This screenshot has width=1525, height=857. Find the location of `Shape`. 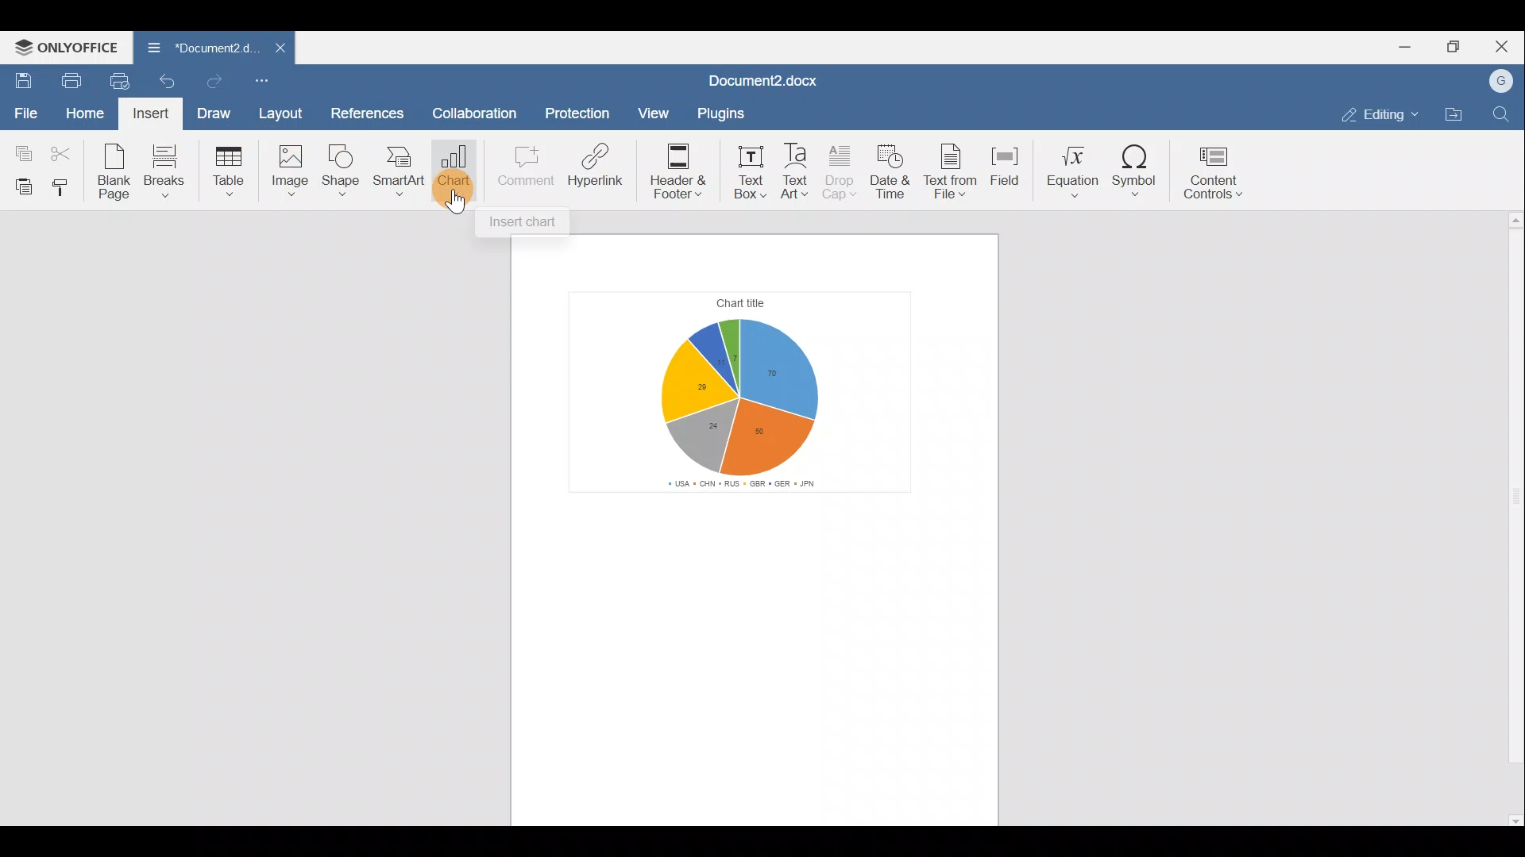

Shape is located at coordinates (345, 171).